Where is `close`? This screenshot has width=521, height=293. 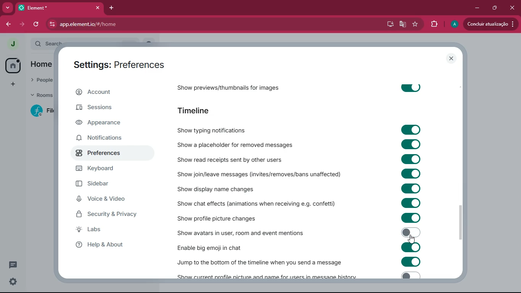 close is located at coordinates (512, 8).